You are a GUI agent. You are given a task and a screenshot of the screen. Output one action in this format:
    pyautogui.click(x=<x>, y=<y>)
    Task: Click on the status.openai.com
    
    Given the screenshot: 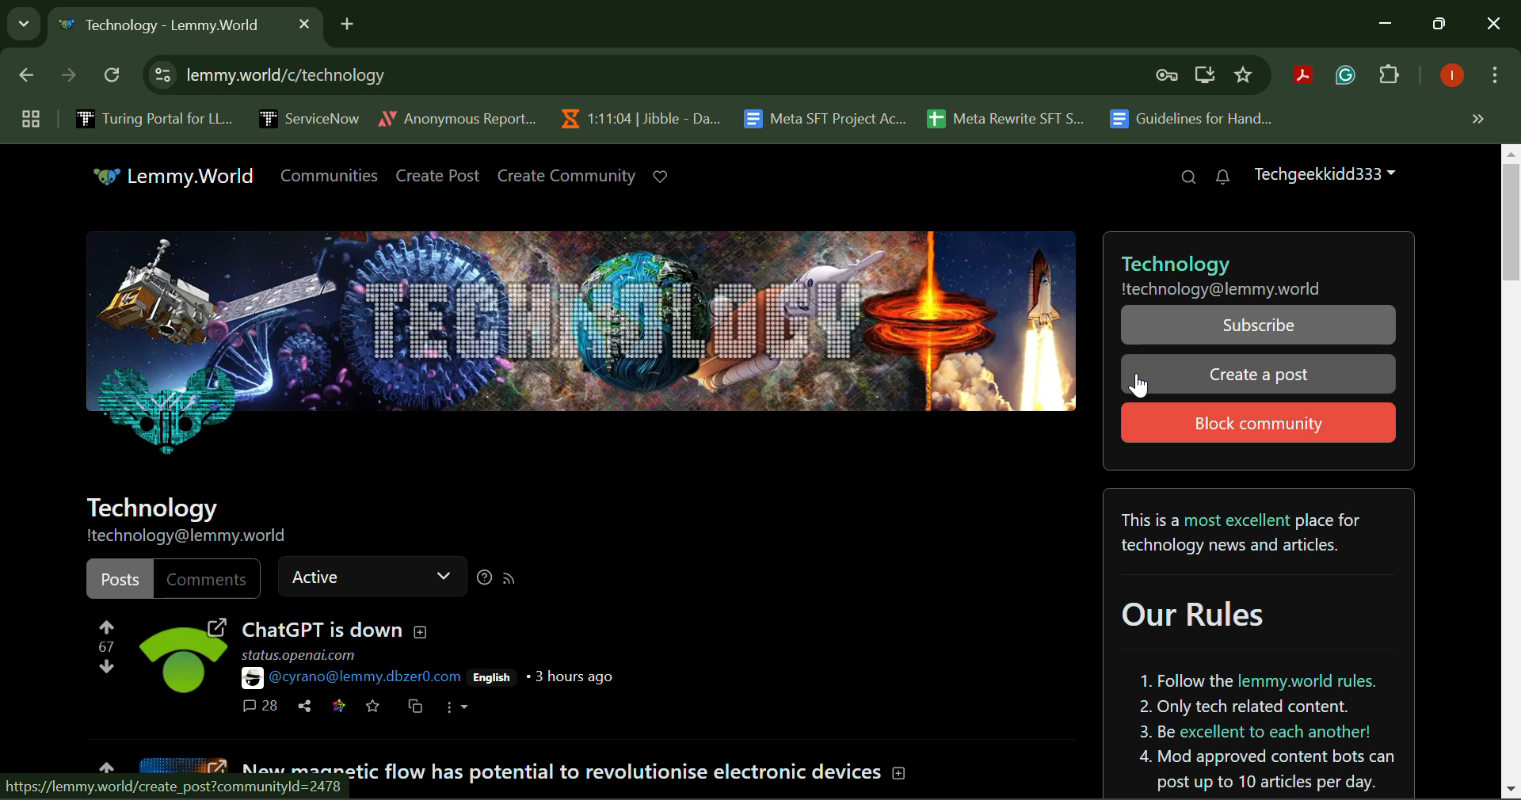 What is the action you would take?
    pyautogui.click(x=298, y=655)
    